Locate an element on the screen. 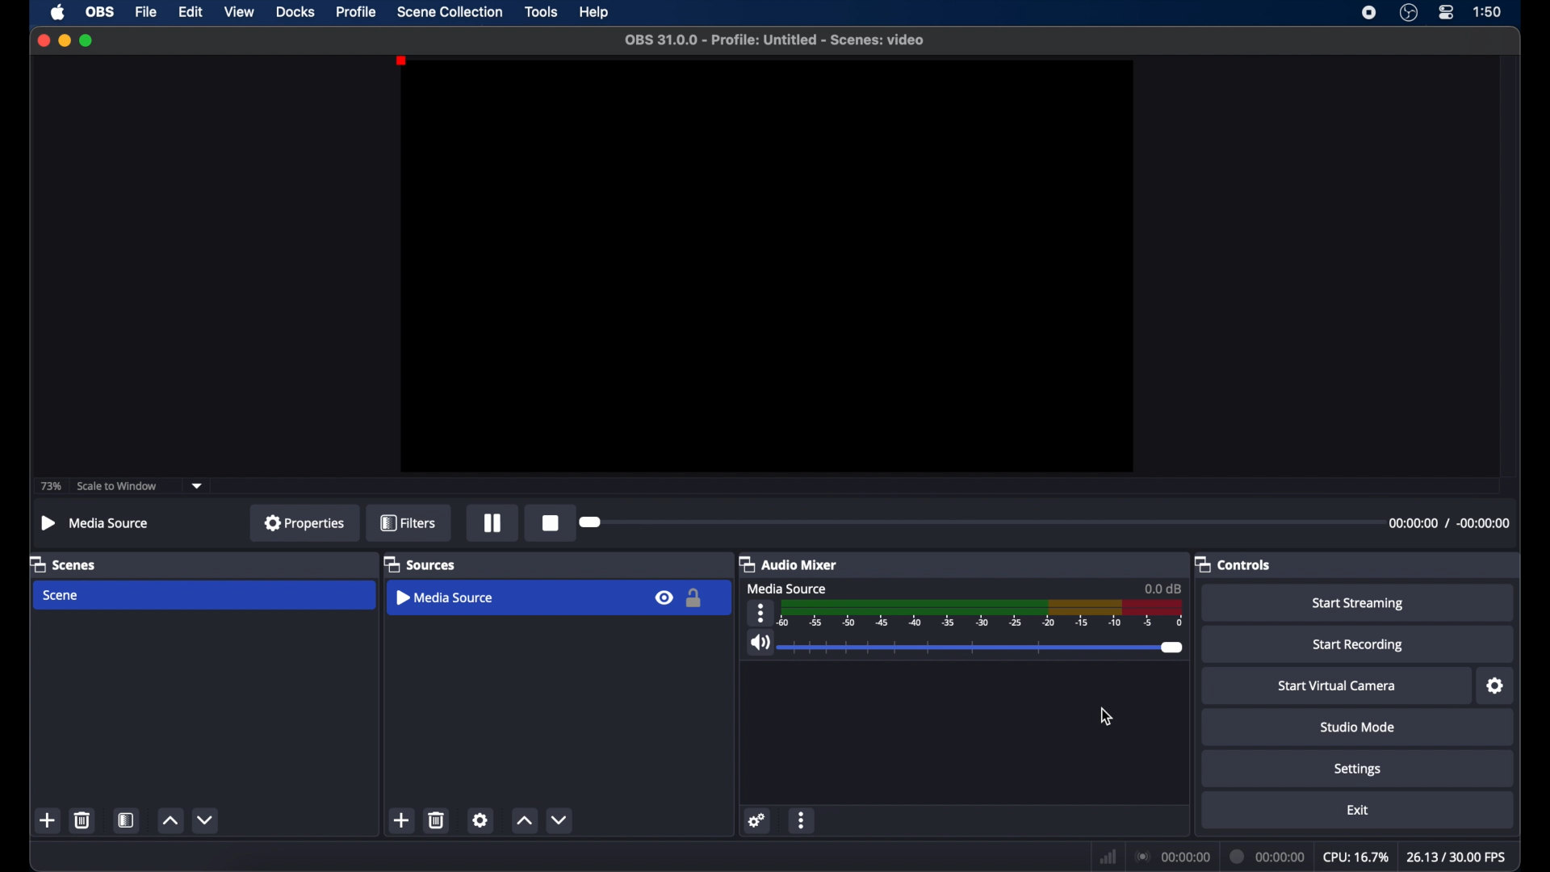 Image resolution: width=1550 pixels, height=872 pixels. Down is located at coordinates (199, 485).